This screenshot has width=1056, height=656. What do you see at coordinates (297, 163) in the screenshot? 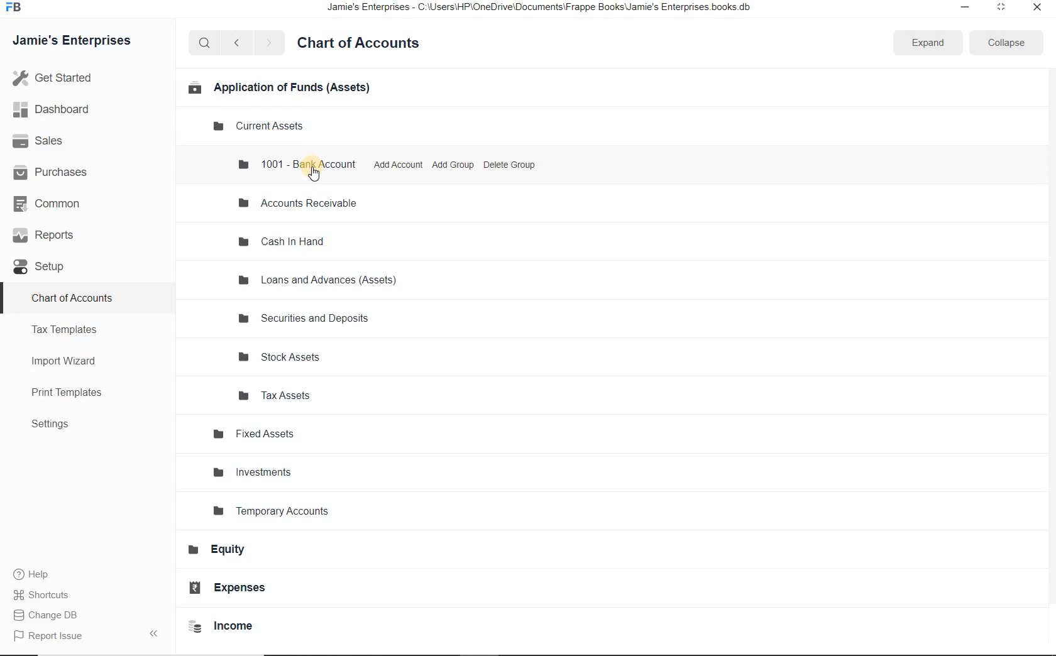
I see `1001 - Bank Account` at bounding box center [297, 163].